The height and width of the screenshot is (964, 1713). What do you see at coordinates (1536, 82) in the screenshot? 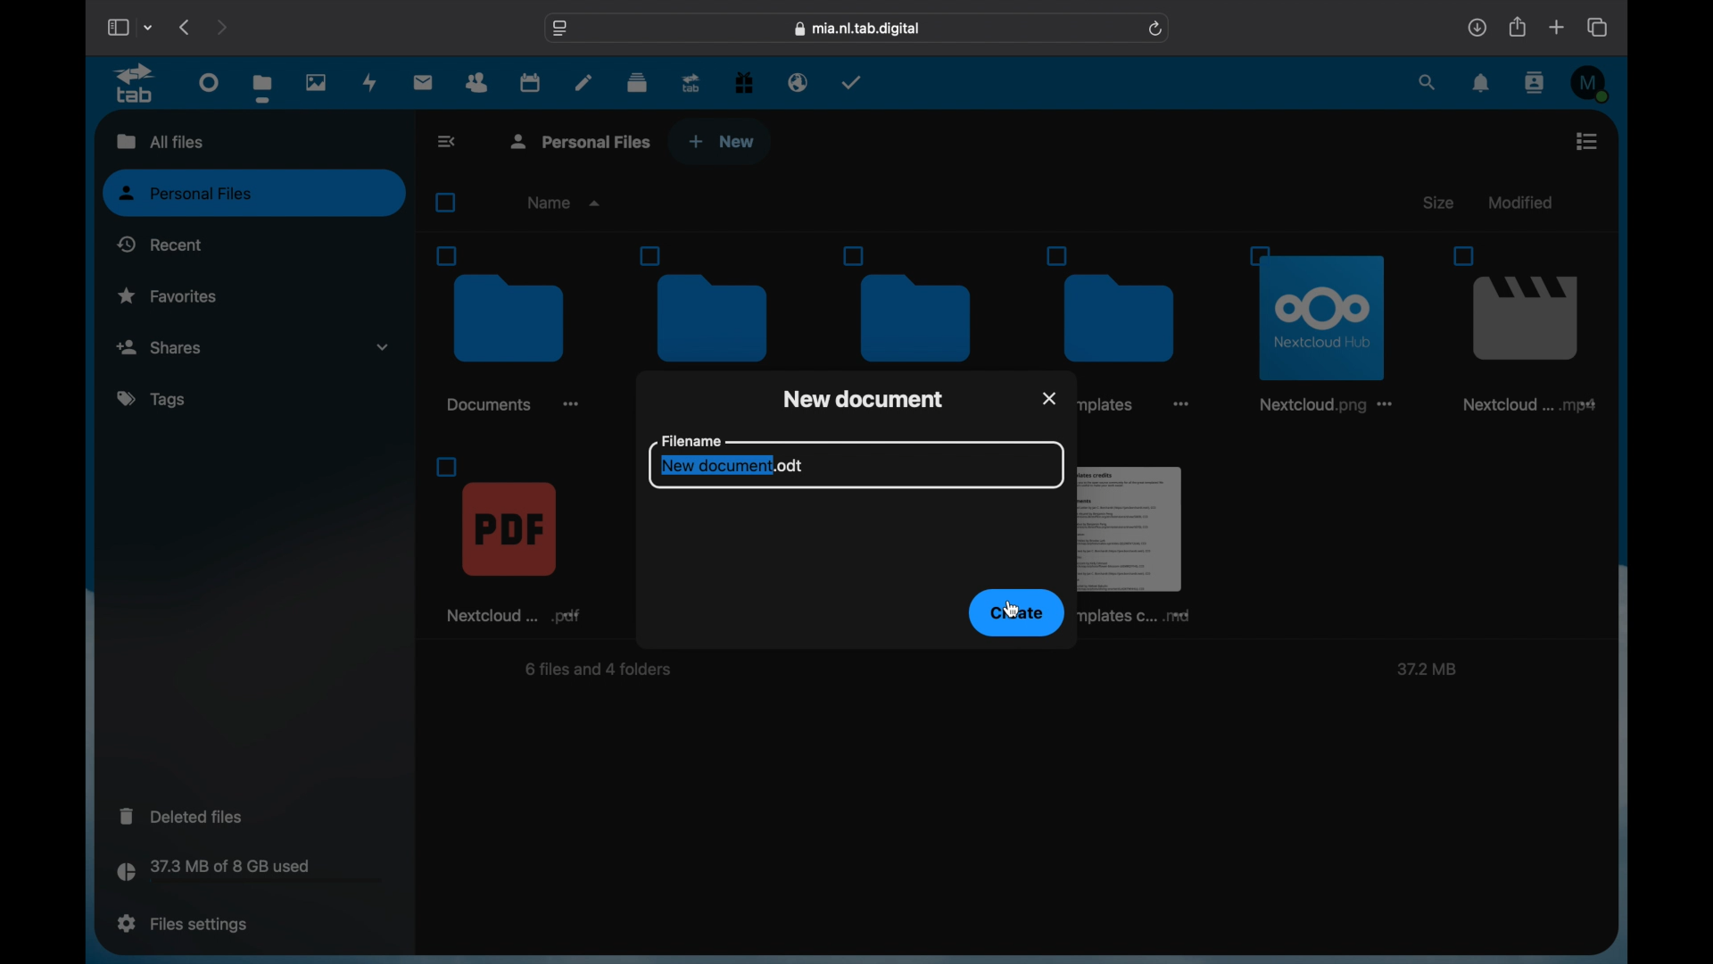
I see `contacts` at bounding box center [1536, 82].